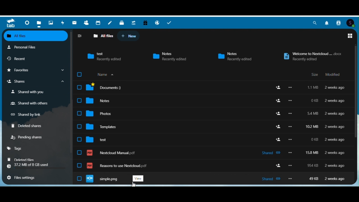 This screenshot has width=359, height=202. What do you see at coordinates (290, 100) in the screenshot?
I see `options` at bounding box center [290, 100].